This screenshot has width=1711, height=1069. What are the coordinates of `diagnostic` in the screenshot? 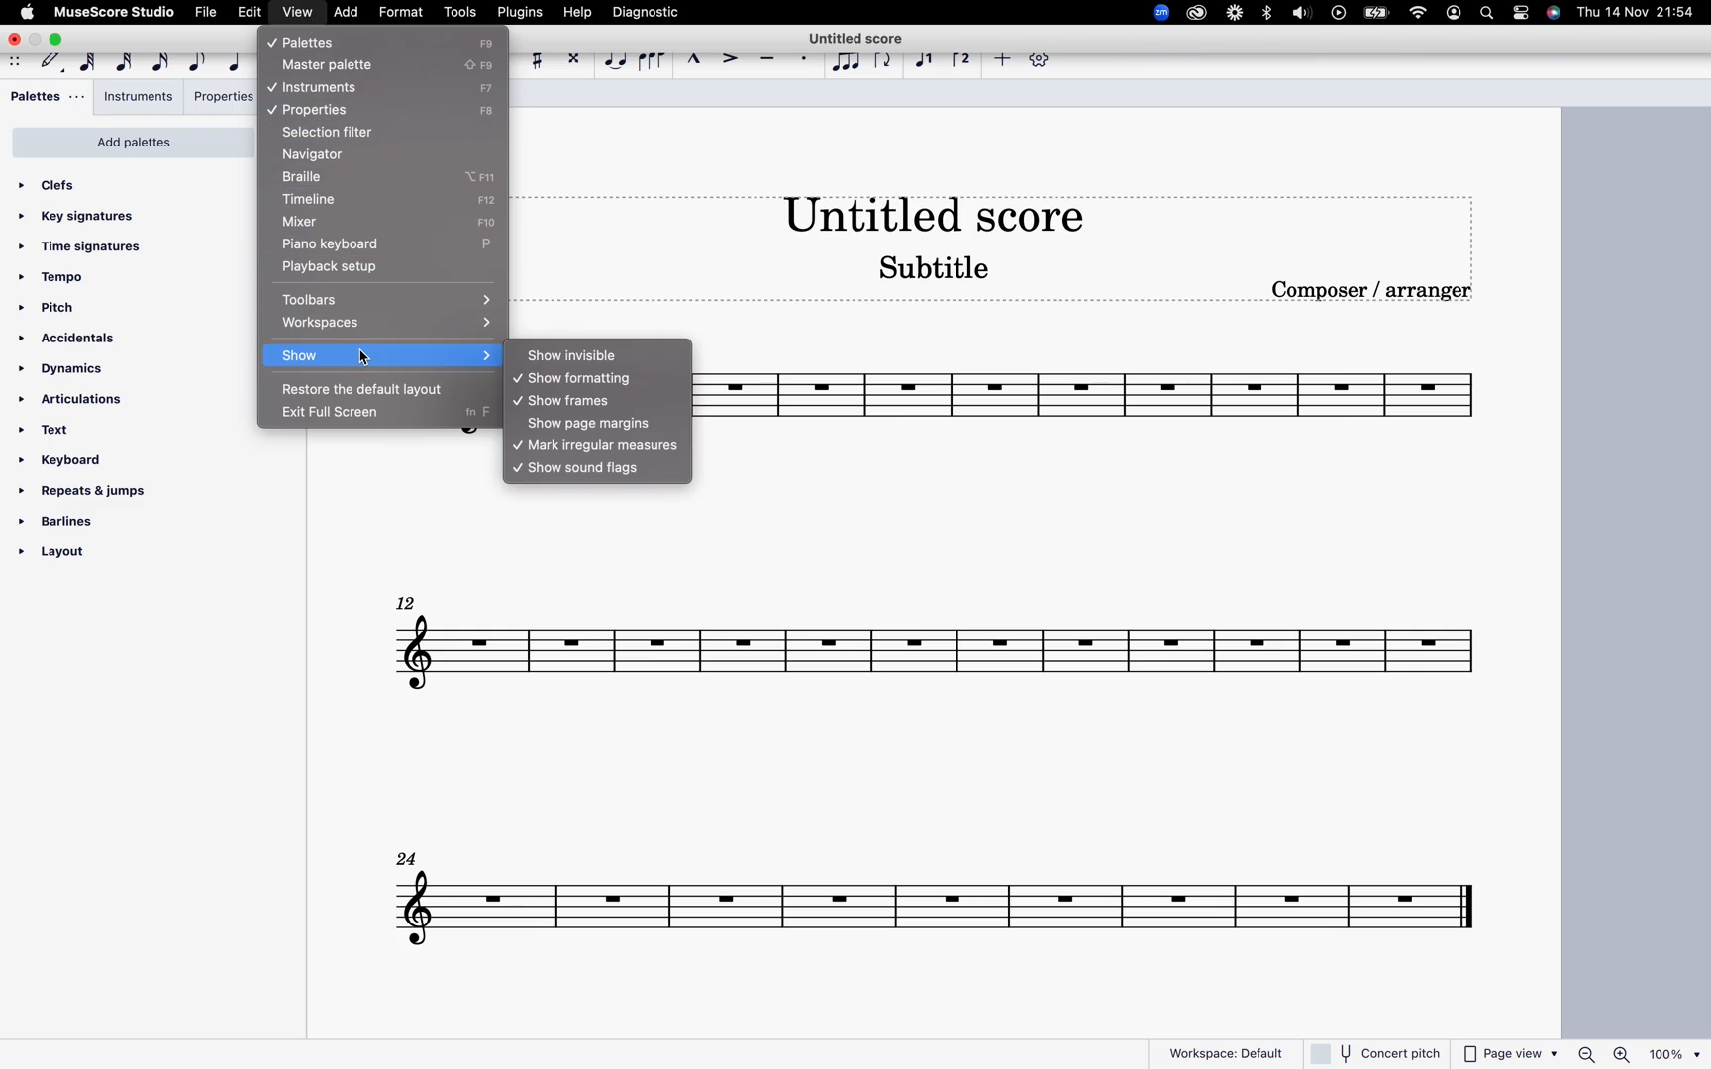 It's located at (646, 12).